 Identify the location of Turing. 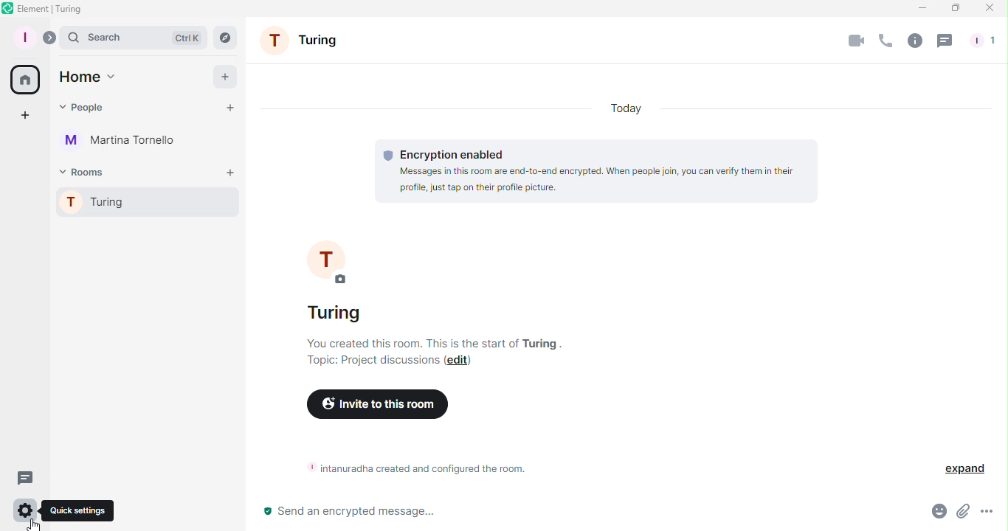
(333, 313).